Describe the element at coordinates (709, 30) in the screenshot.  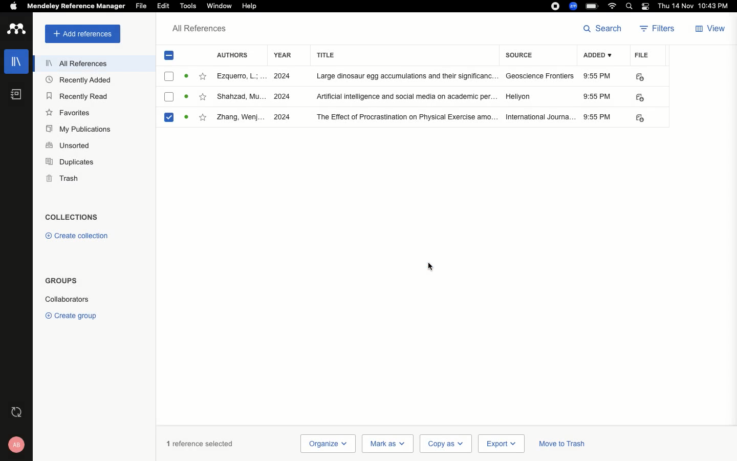
I see `View` at that location.